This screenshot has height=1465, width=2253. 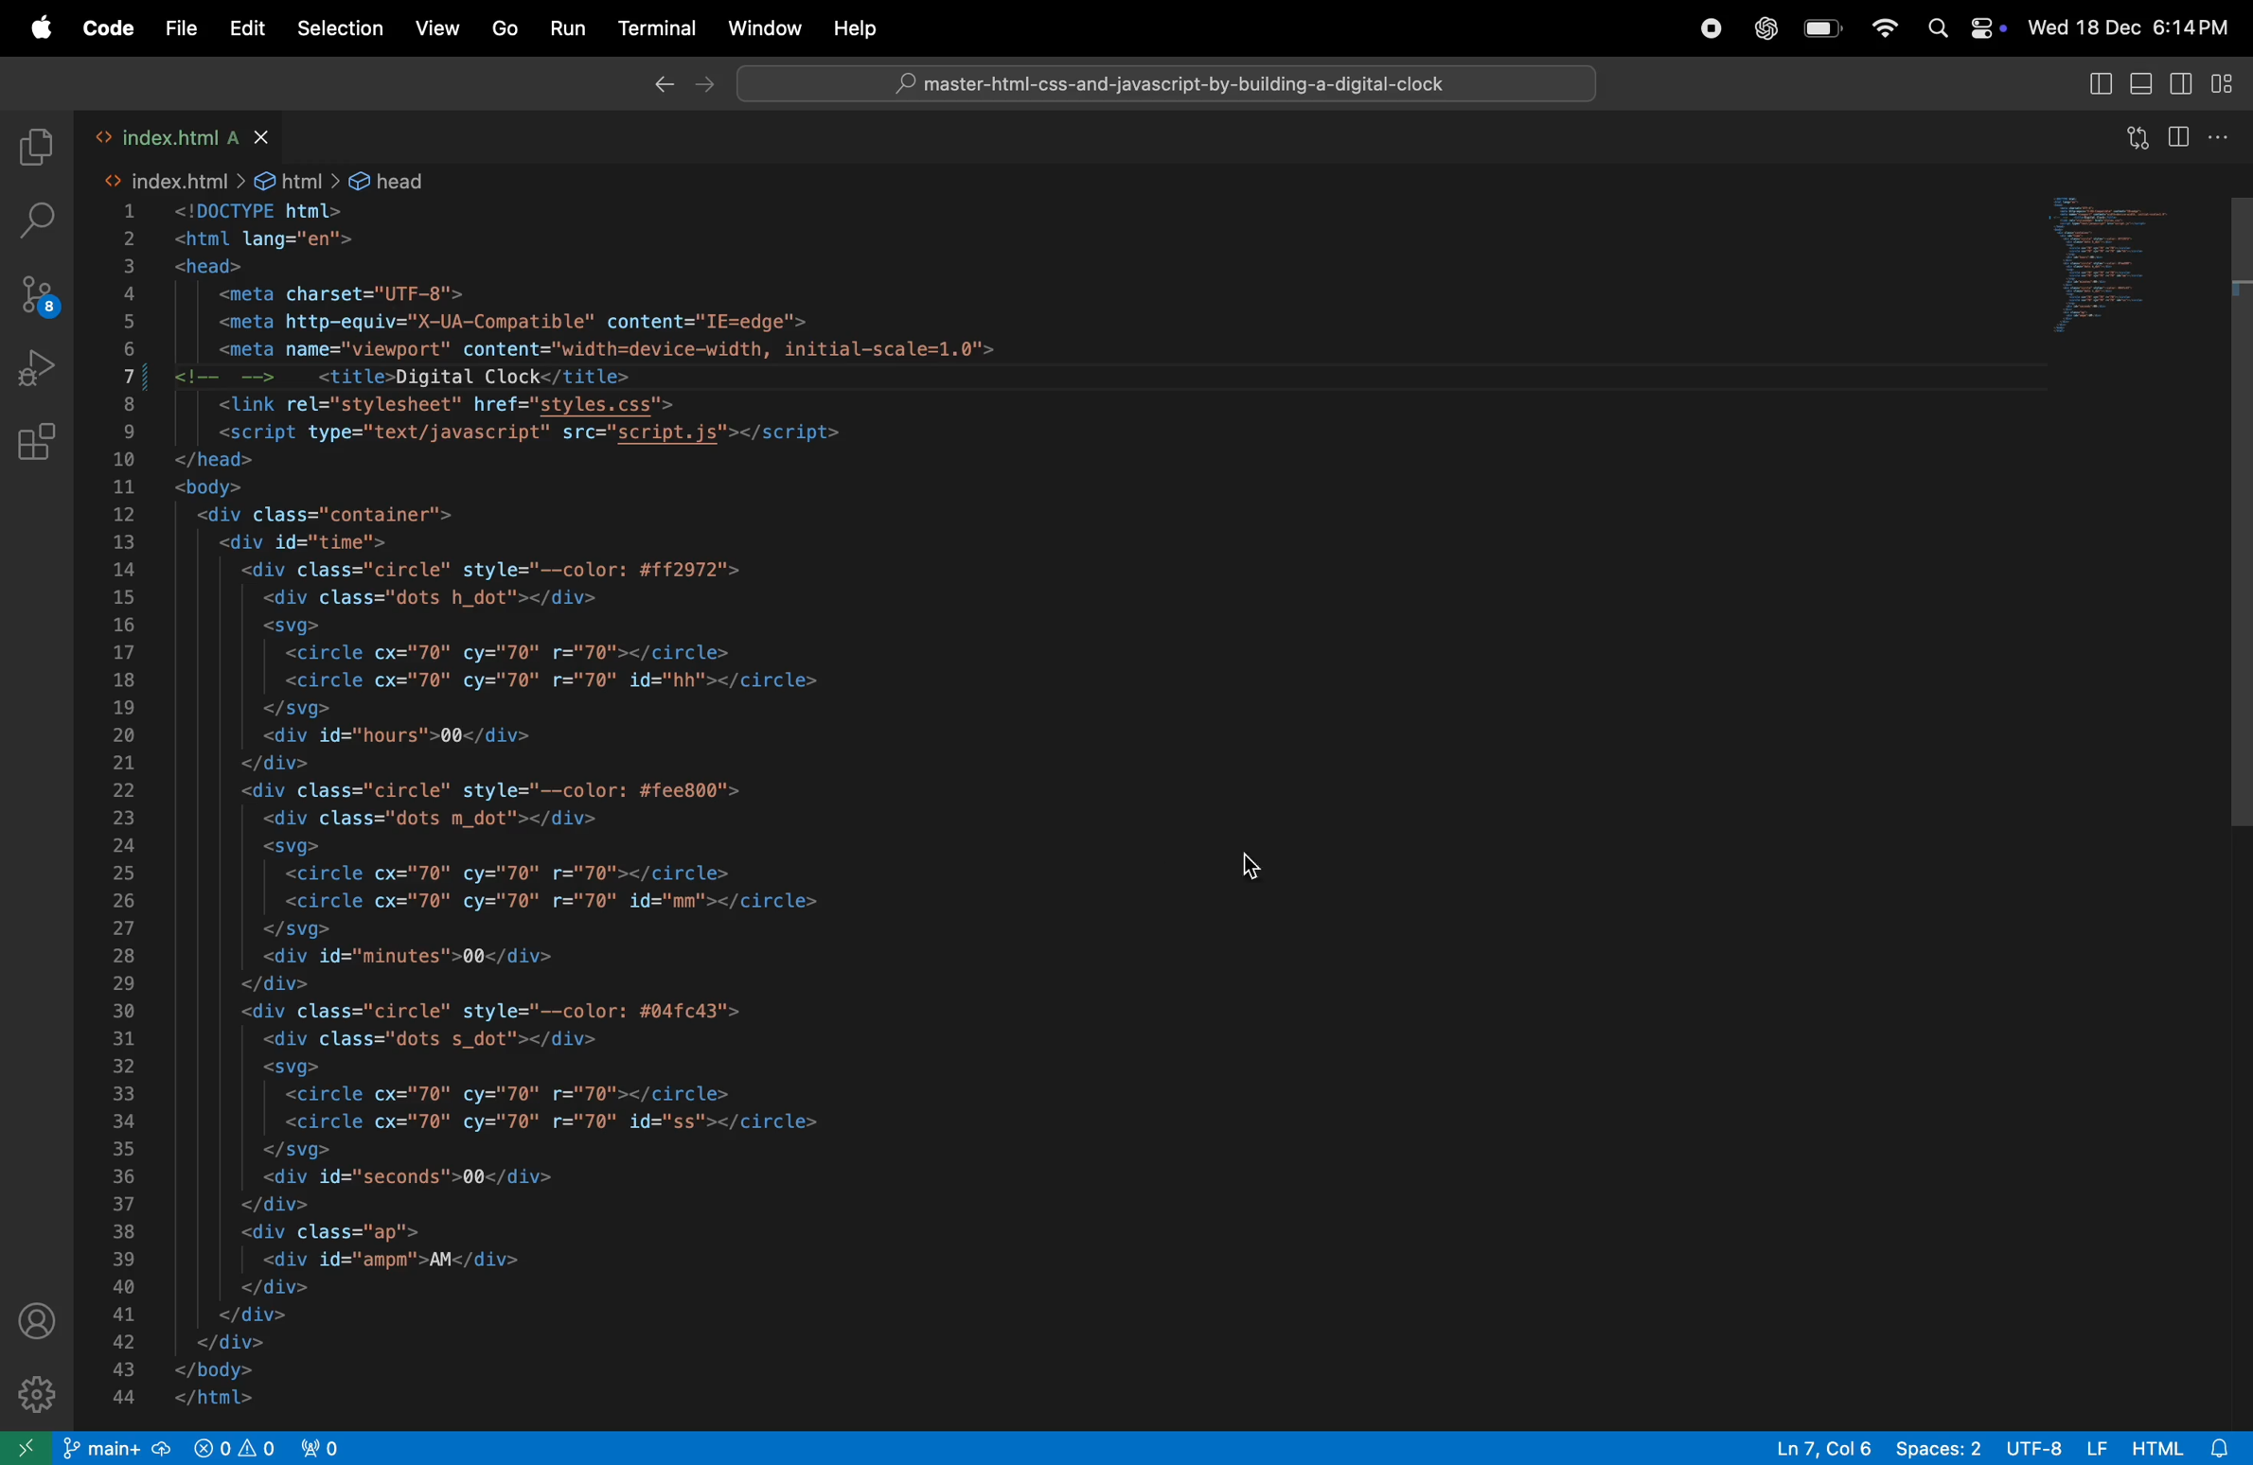 I want to click on Go, so click(x=504, y=29).